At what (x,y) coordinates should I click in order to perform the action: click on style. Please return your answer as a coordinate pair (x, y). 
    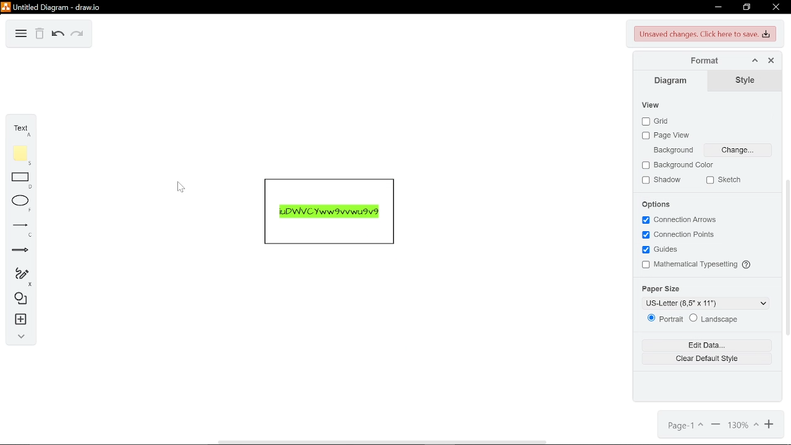
    Looking at the image, I should click on (747, 80).